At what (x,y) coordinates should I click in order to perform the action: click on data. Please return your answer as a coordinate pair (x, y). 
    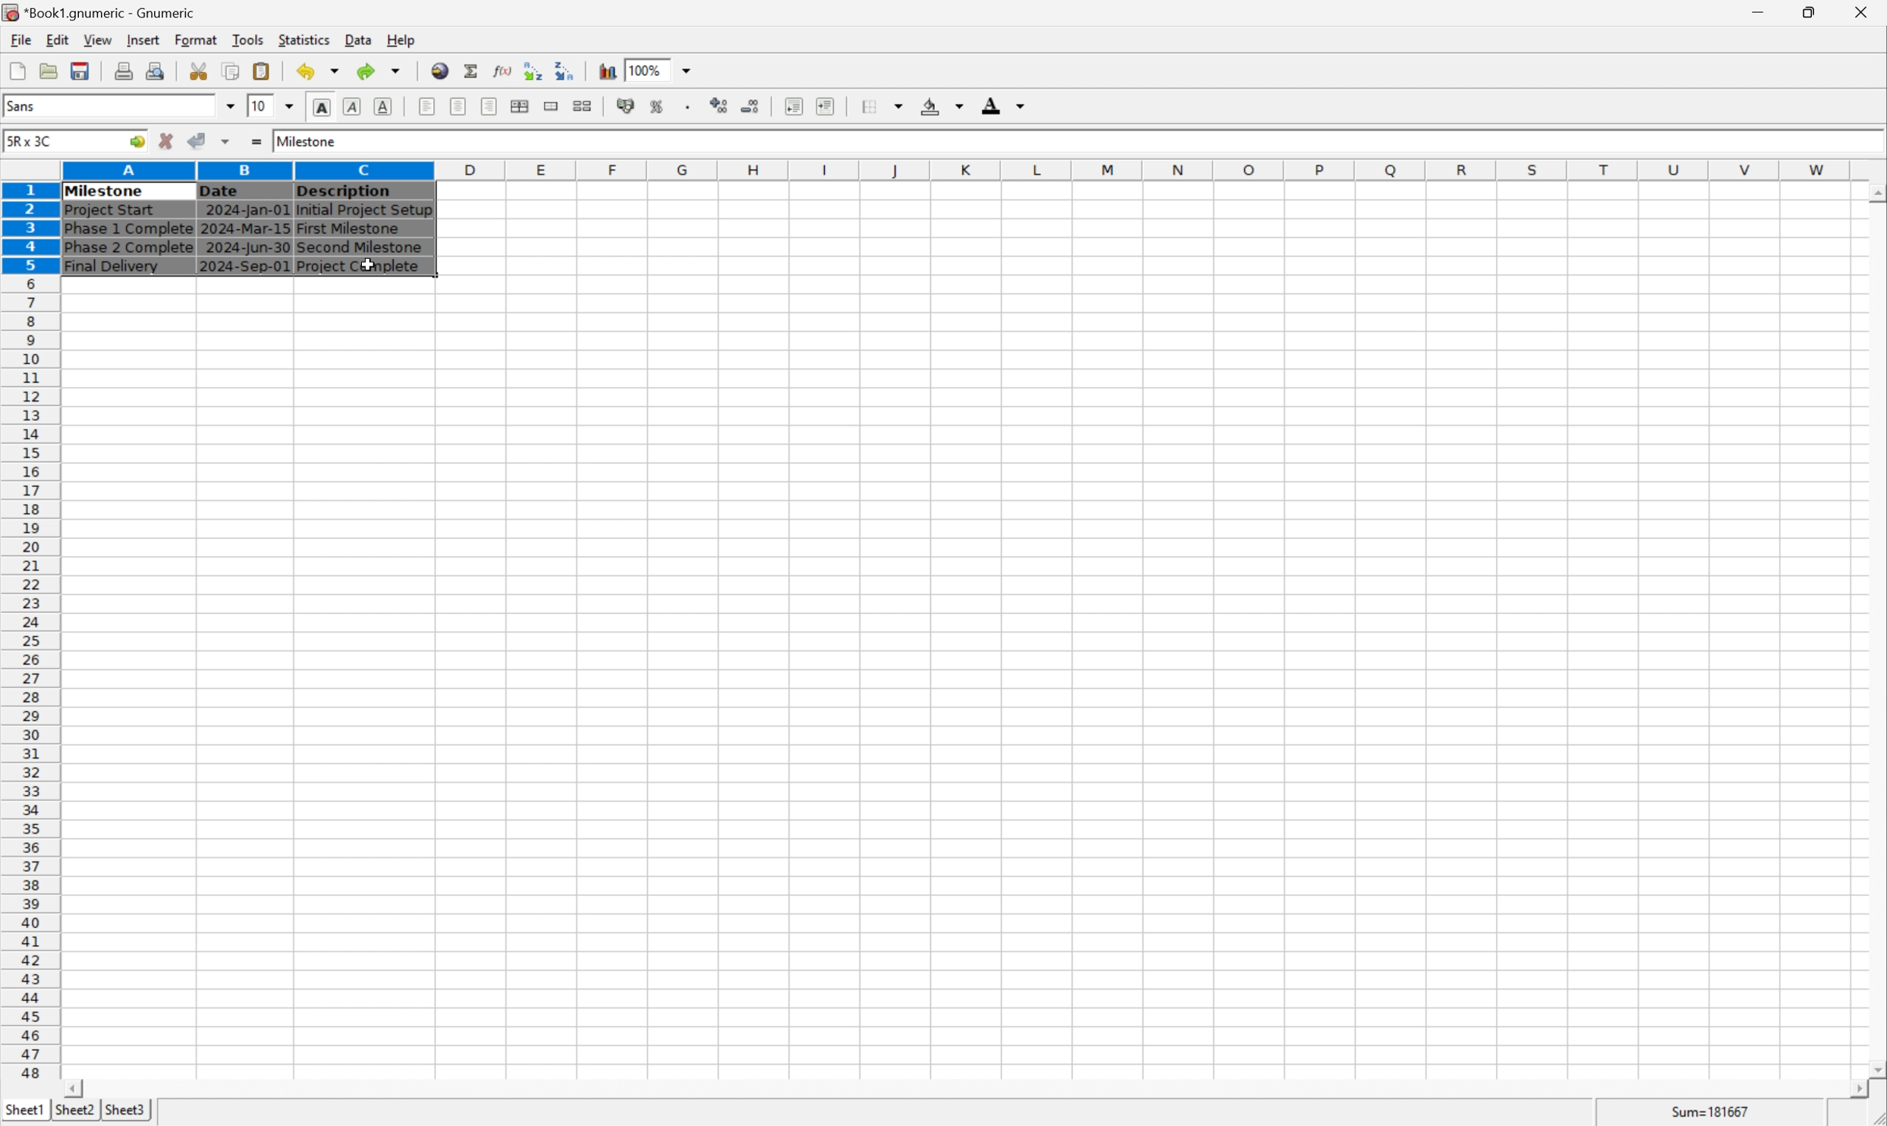
    Looking at the image, I should click on (357, 36).